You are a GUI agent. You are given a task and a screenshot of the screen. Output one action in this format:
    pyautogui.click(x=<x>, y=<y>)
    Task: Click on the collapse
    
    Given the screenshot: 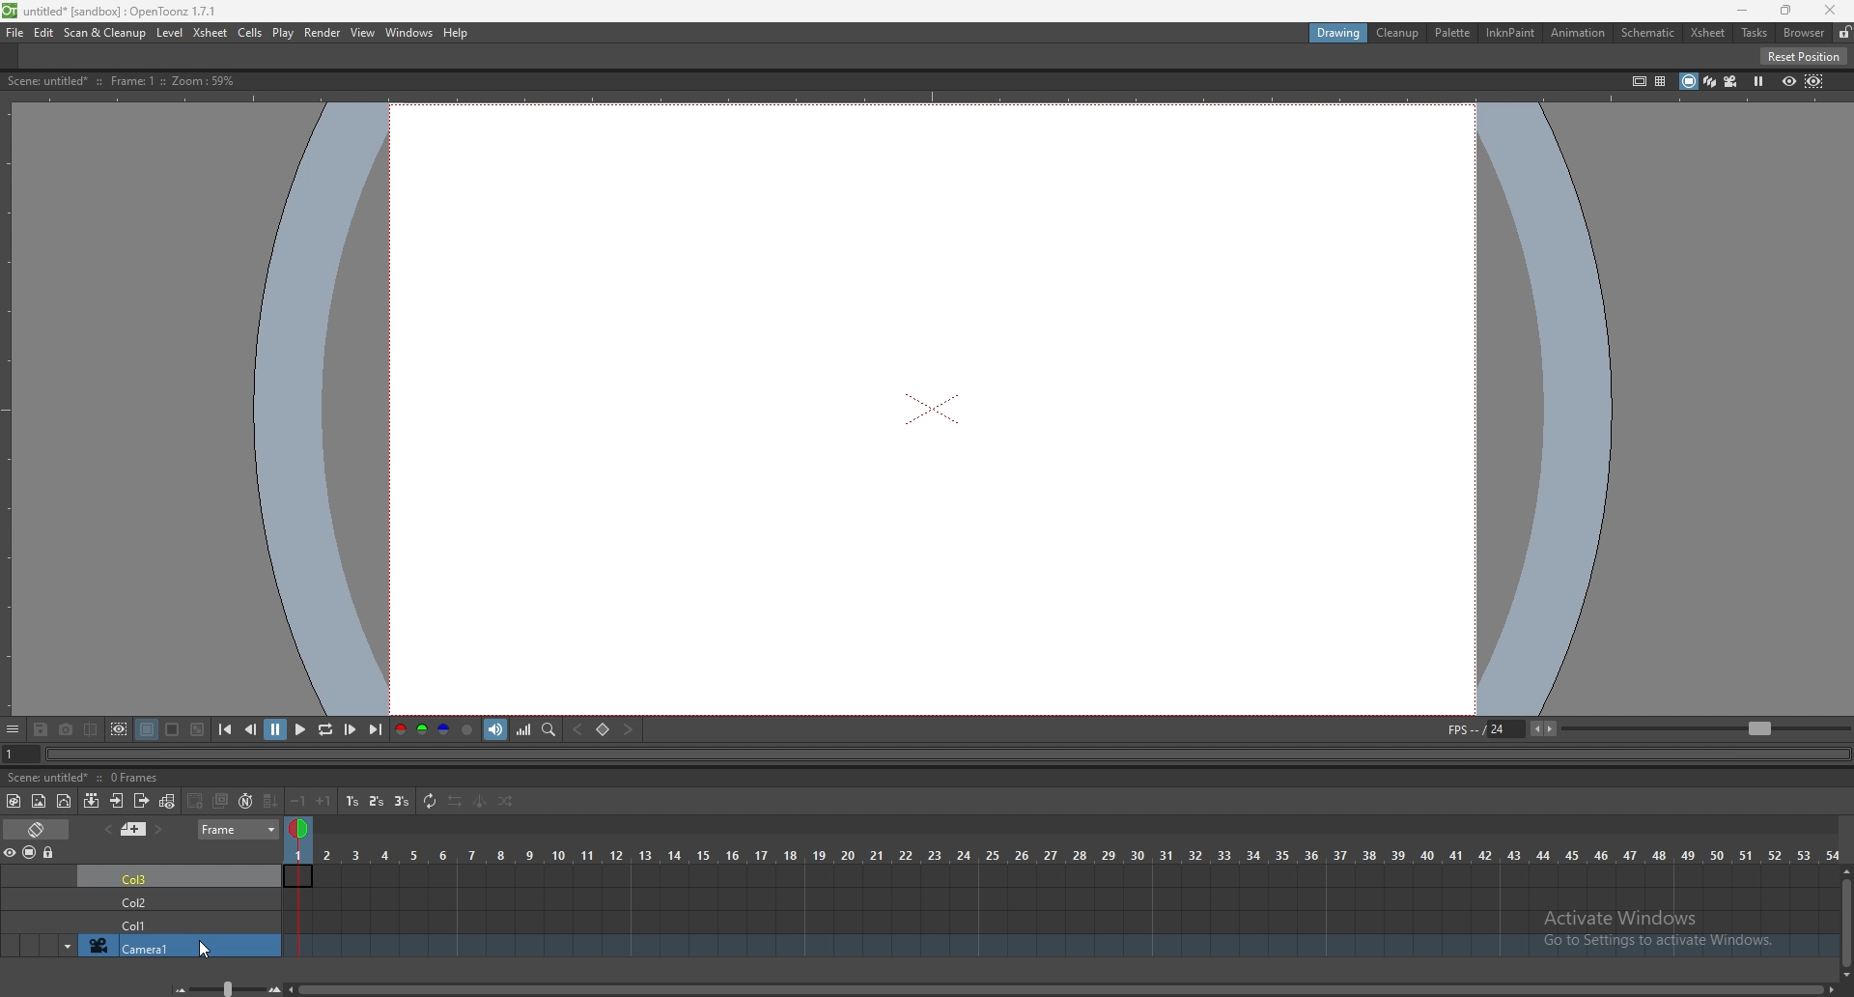 What is the action you would take?
    pyautogui.click(x=92, y=801)
    